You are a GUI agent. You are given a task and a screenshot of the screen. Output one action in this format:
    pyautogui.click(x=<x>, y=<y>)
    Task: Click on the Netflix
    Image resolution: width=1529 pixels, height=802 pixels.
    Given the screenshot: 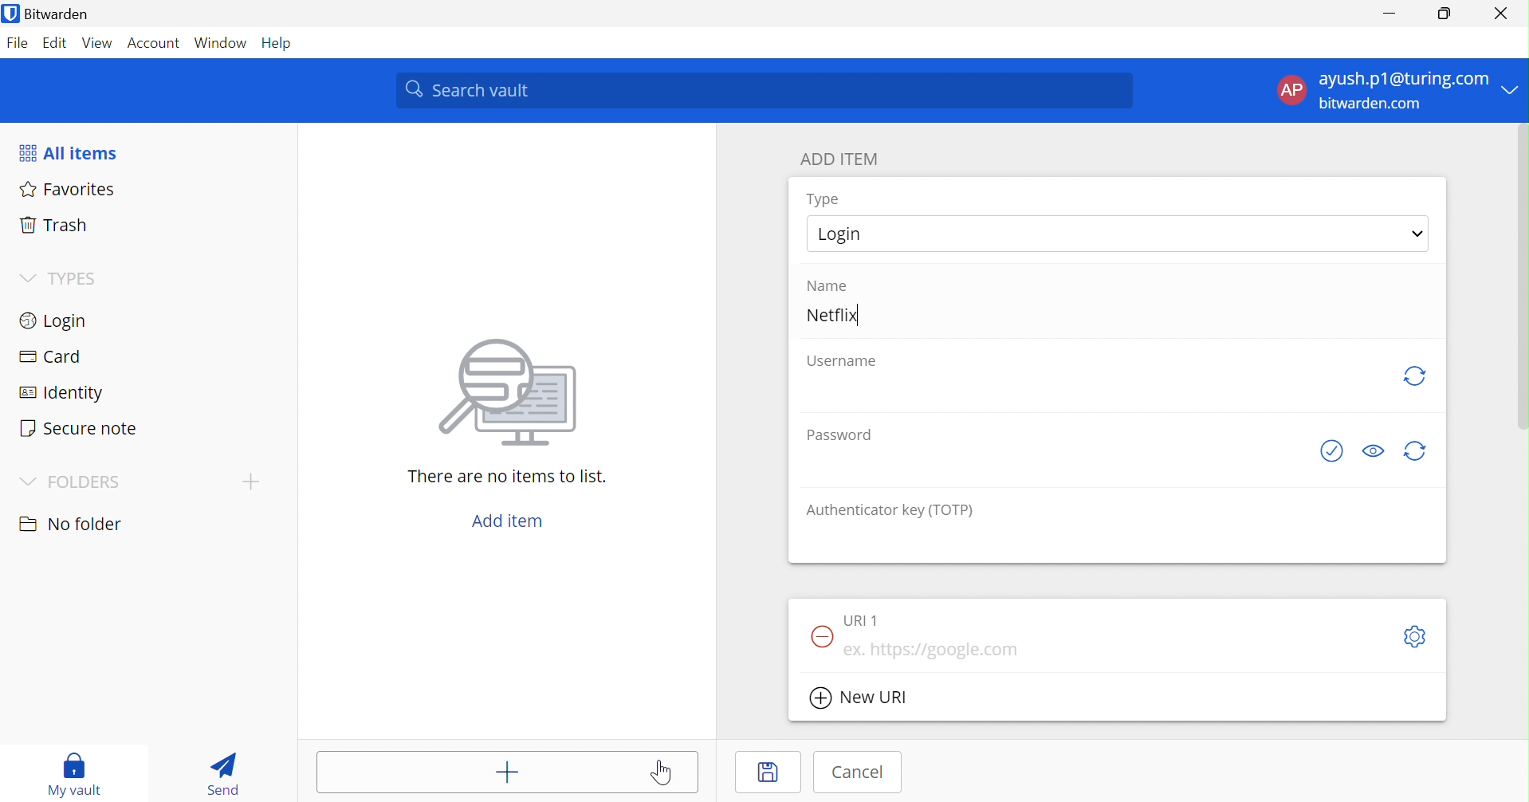 What is the action you would take?
    pyautogui.click(x=831, y=314)
    